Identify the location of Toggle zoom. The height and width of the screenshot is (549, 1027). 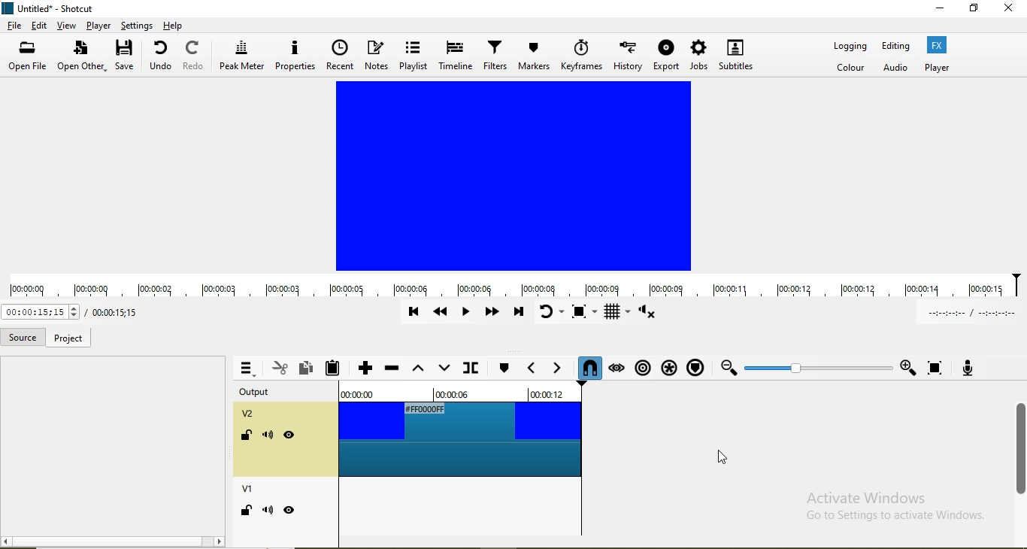
(586, 313).